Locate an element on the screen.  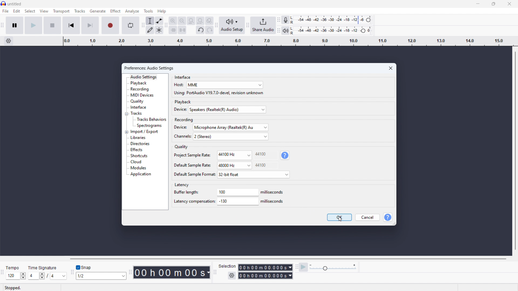
libraries is located at coordinates (139, 137).